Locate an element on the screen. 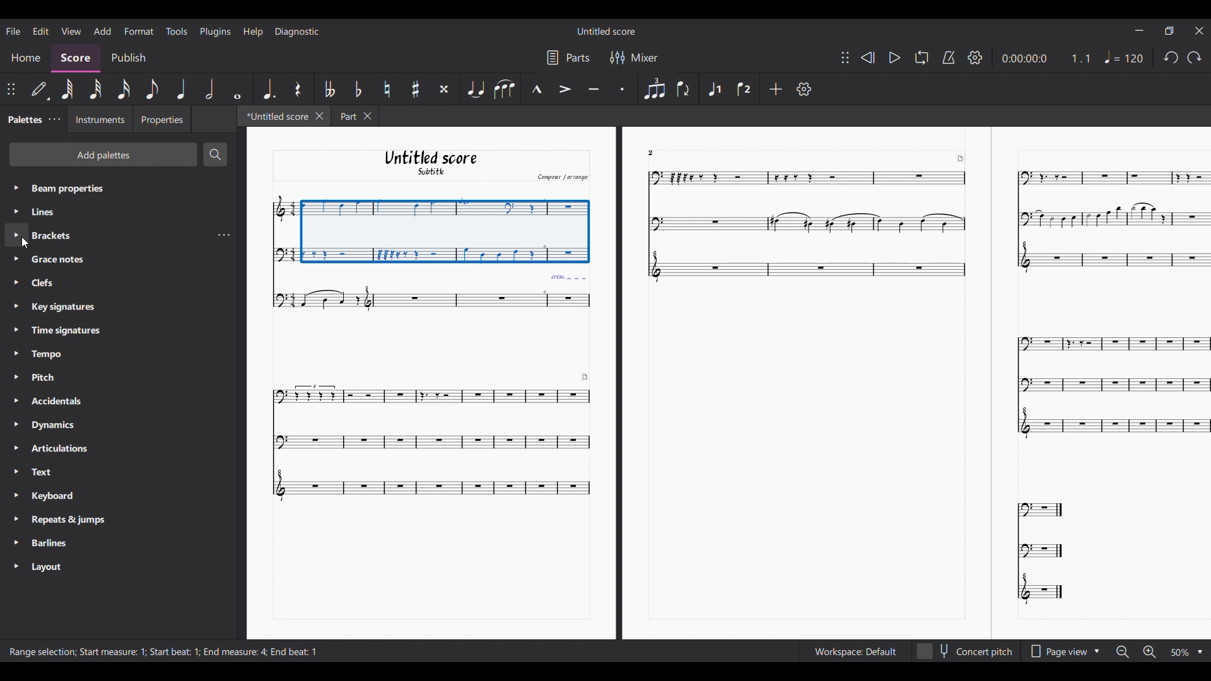 The width and height of the screenshot is (1211, 681).  is located at coordinates (1113, 177).